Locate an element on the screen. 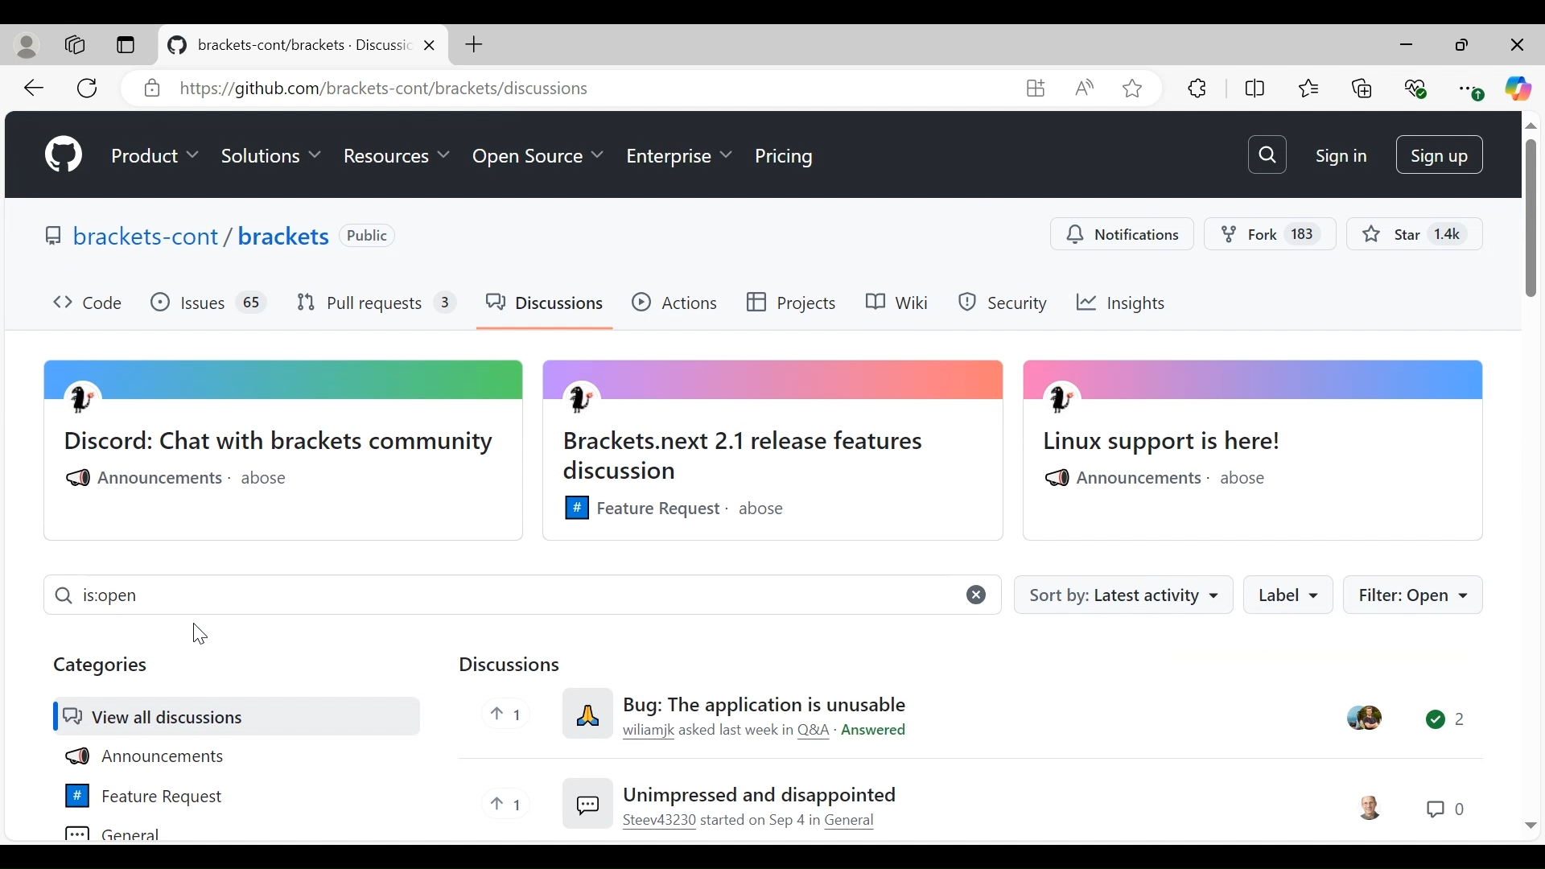  Enterprise is located at coordinates (679, 160).